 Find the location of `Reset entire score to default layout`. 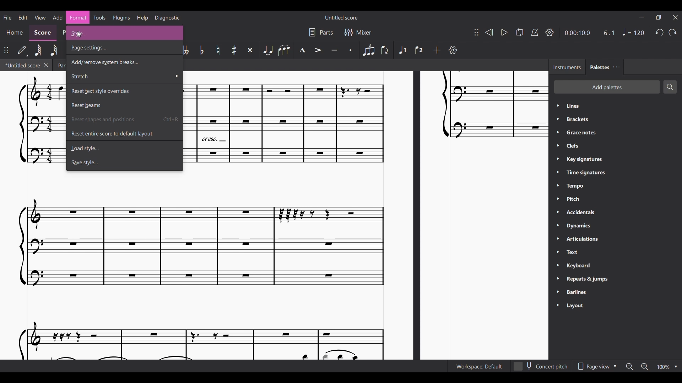

Reset entire score to default layout is located at coordinates (124, 133).